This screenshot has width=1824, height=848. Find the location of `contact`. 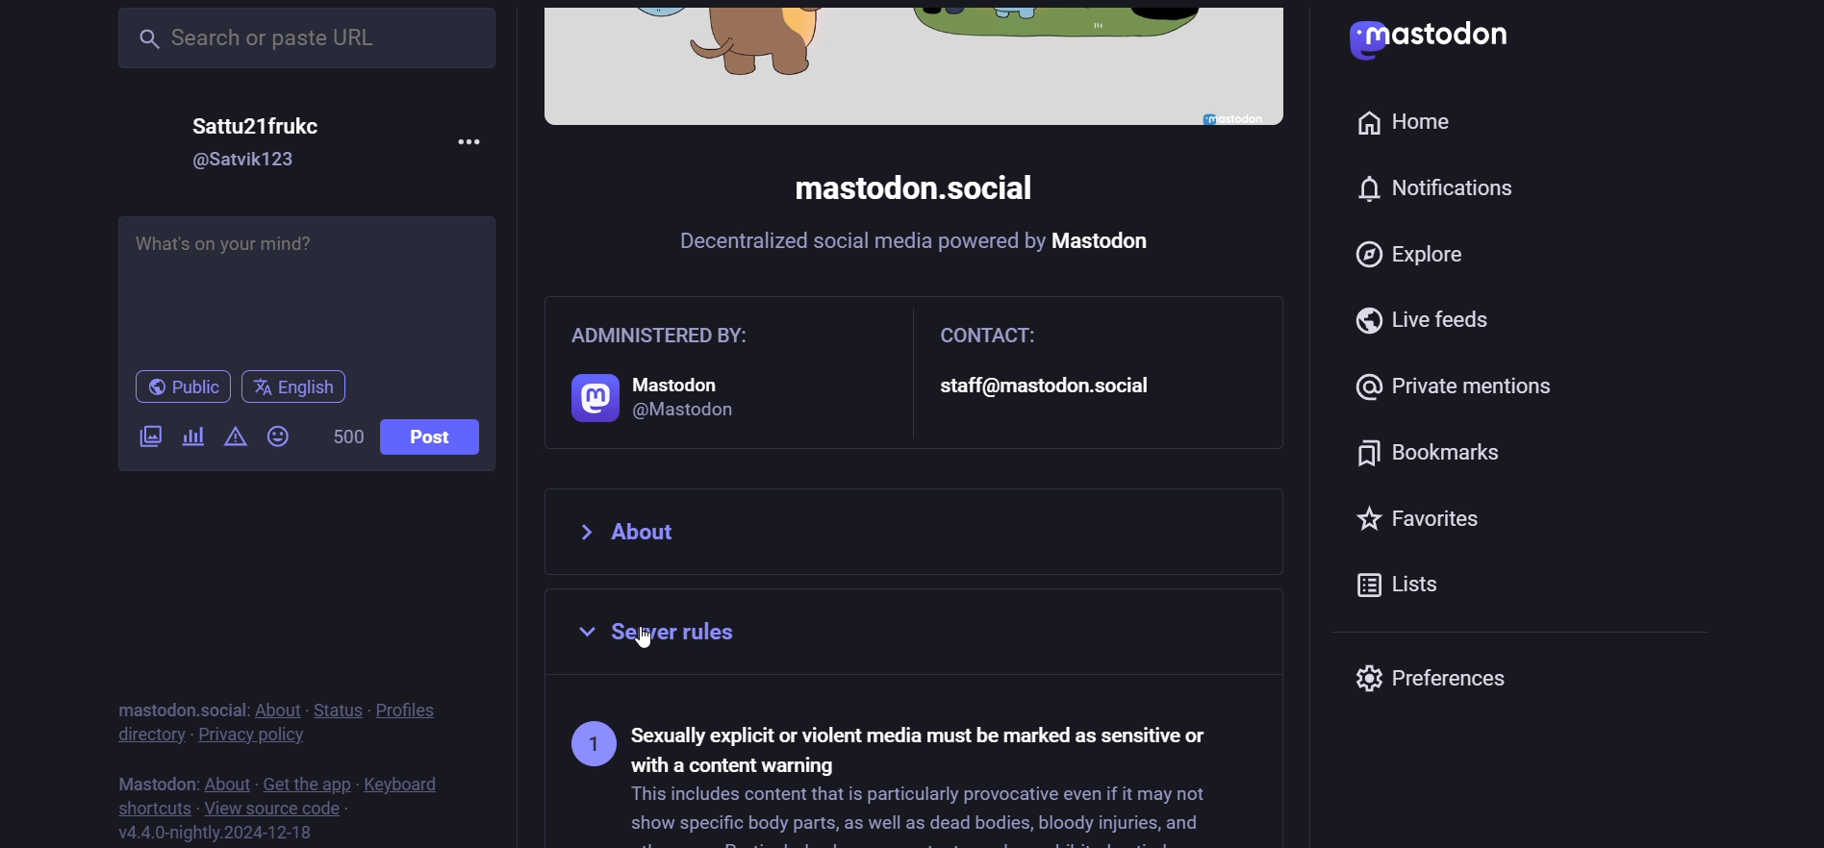

contact is located at coordinates (1064, 371).